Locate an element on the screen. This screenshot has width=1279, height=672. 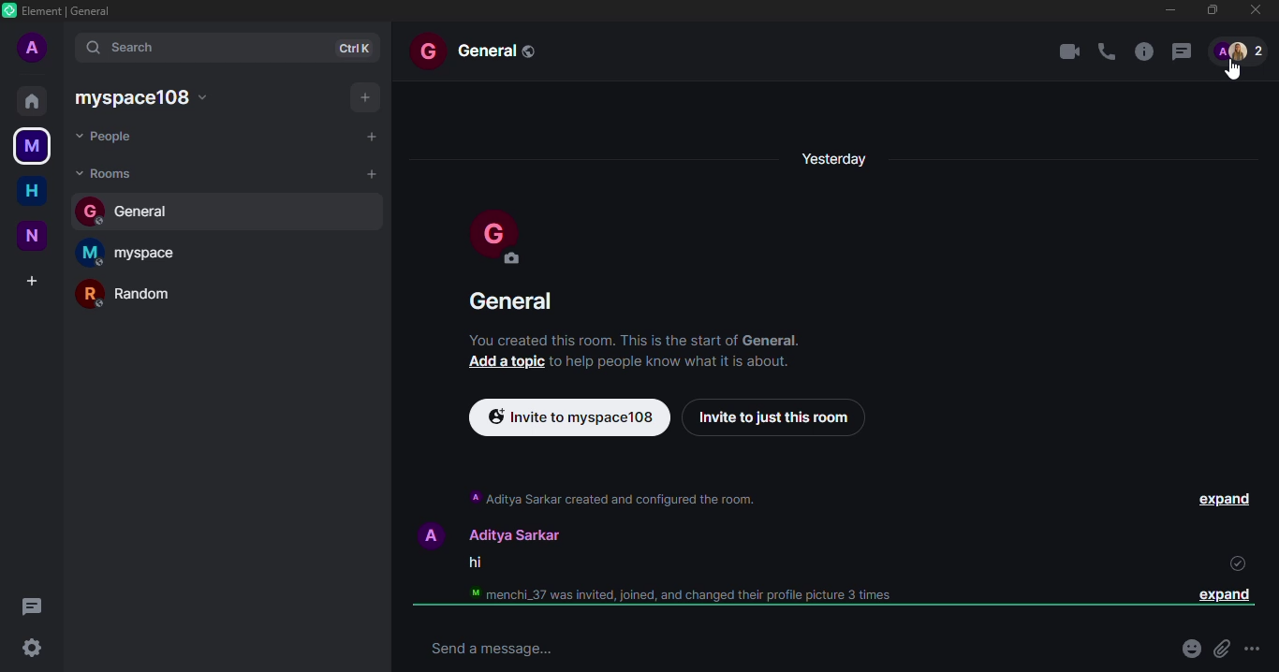
people is located at coordinates (110, 136).